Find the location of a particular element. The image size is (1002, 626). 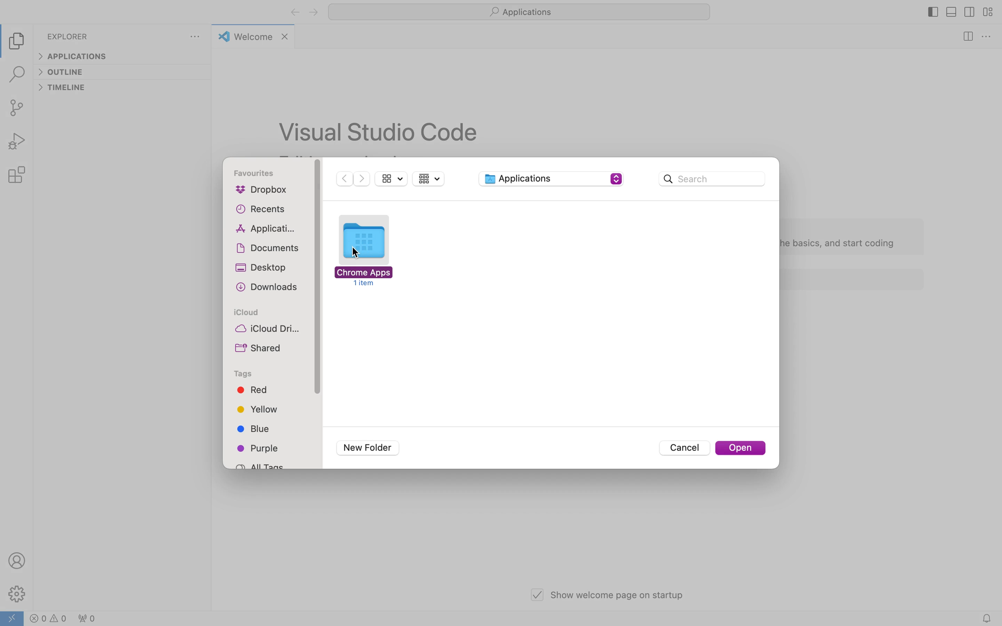

documents is located at coordinates (271, 248).